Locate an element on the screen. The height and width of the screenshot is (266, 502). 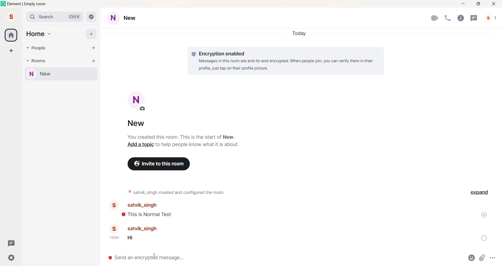
satvik_singh created and configured the room. is located at coordinates (179, 192).